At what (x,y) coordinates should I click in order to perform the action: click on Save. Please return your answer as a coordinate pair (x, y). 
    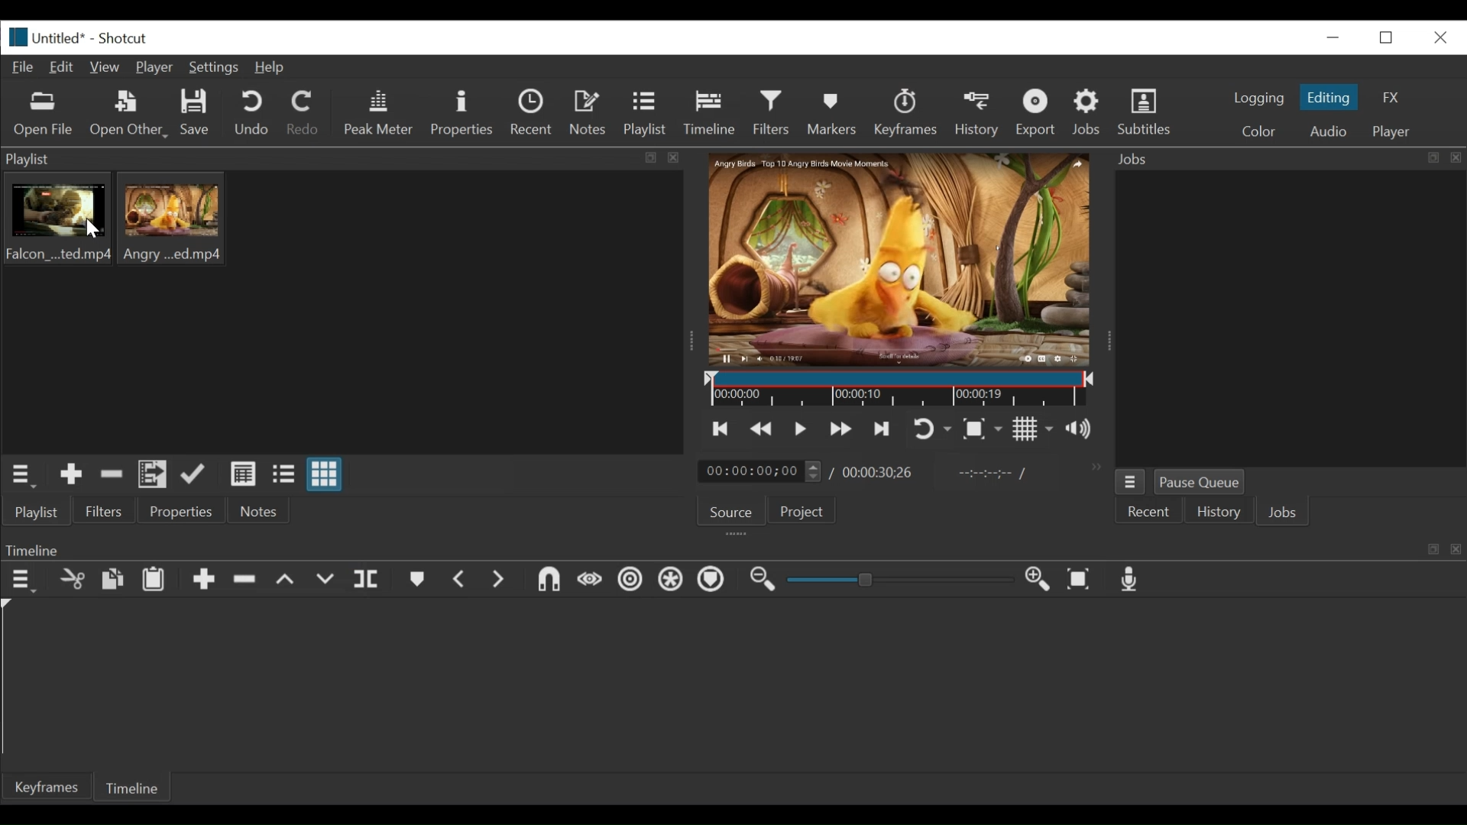
    Looking at the image, I should click on (196, 115).